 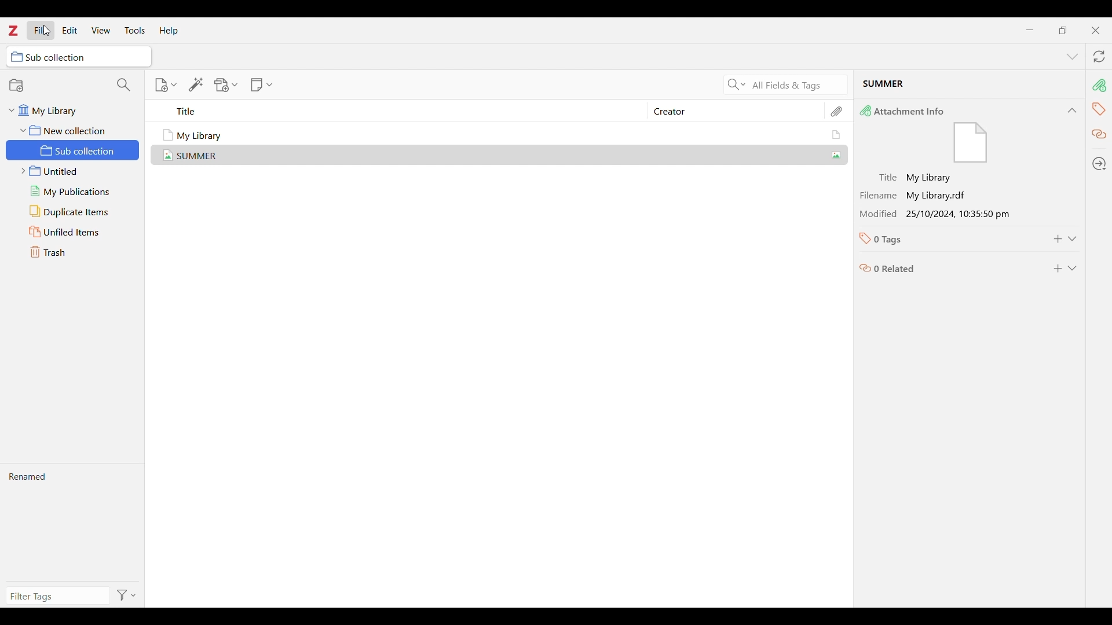 What do you see at coordinates (1099, 135) in the screenshot?
I see `Related` at bounding box center [1099, 135].